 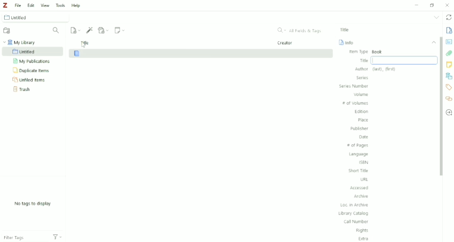 I want to click on Sync, so click(x=448, y=17).